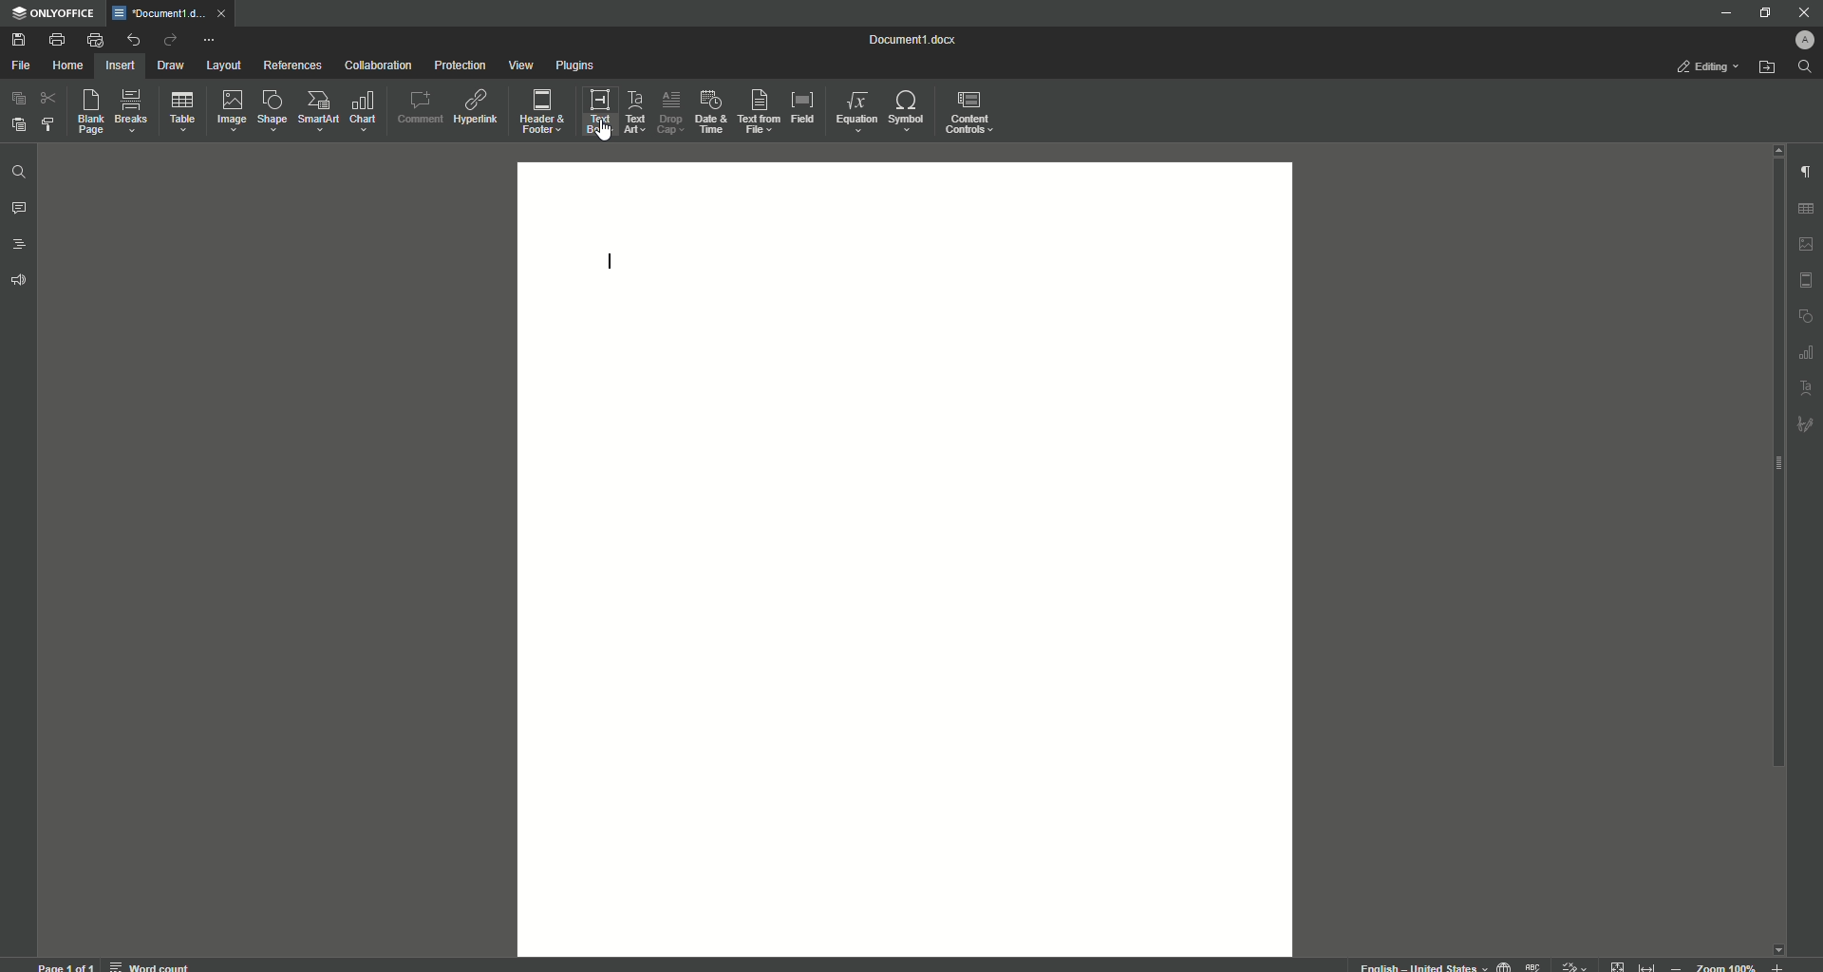 The image size is (1823, 972). What do you see at coordinates (148, 963) in the screenshot?
I see `word count` at bounding box center [148, 963].